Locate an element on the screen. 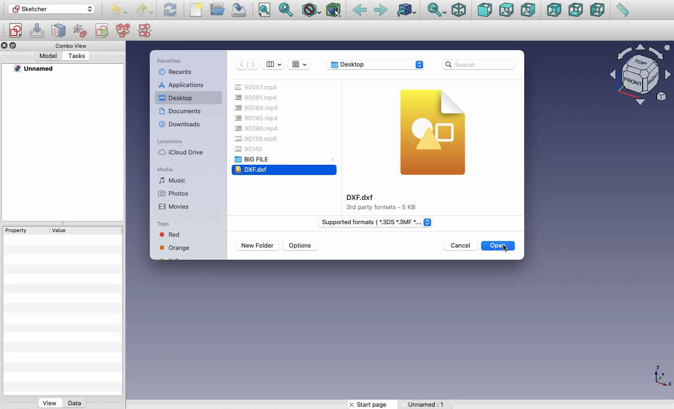   90140 is located at coordinates (250, 149).